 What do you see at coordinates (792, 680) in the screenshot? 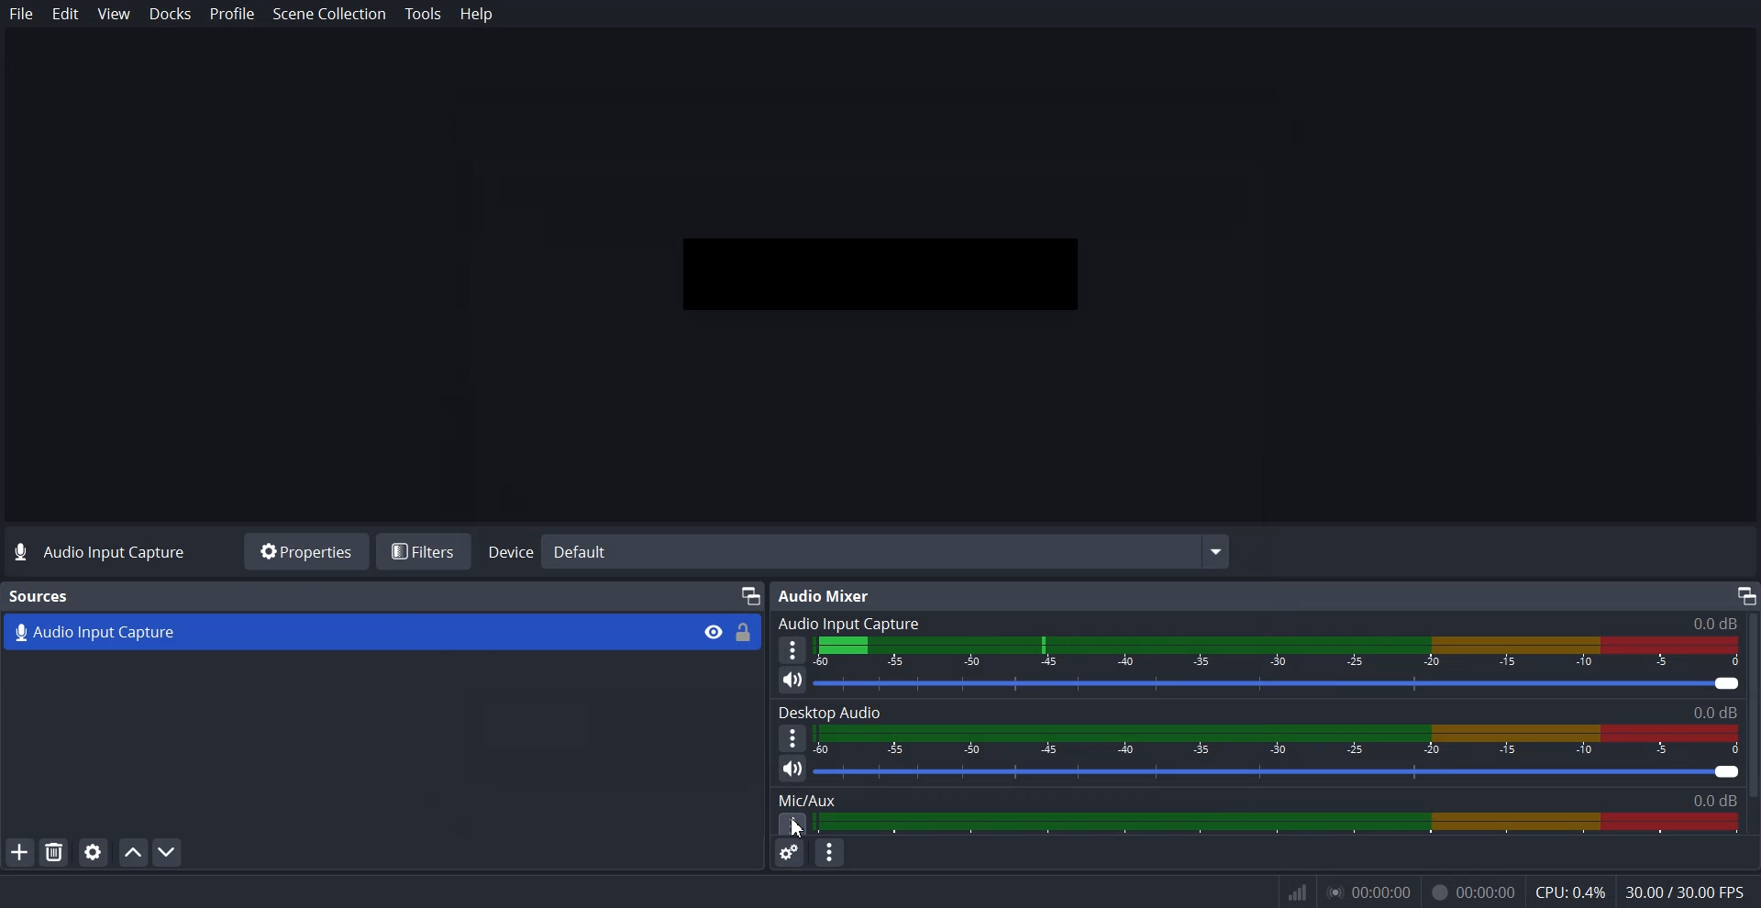
I see `Mute` at bounding box center [792, 680].